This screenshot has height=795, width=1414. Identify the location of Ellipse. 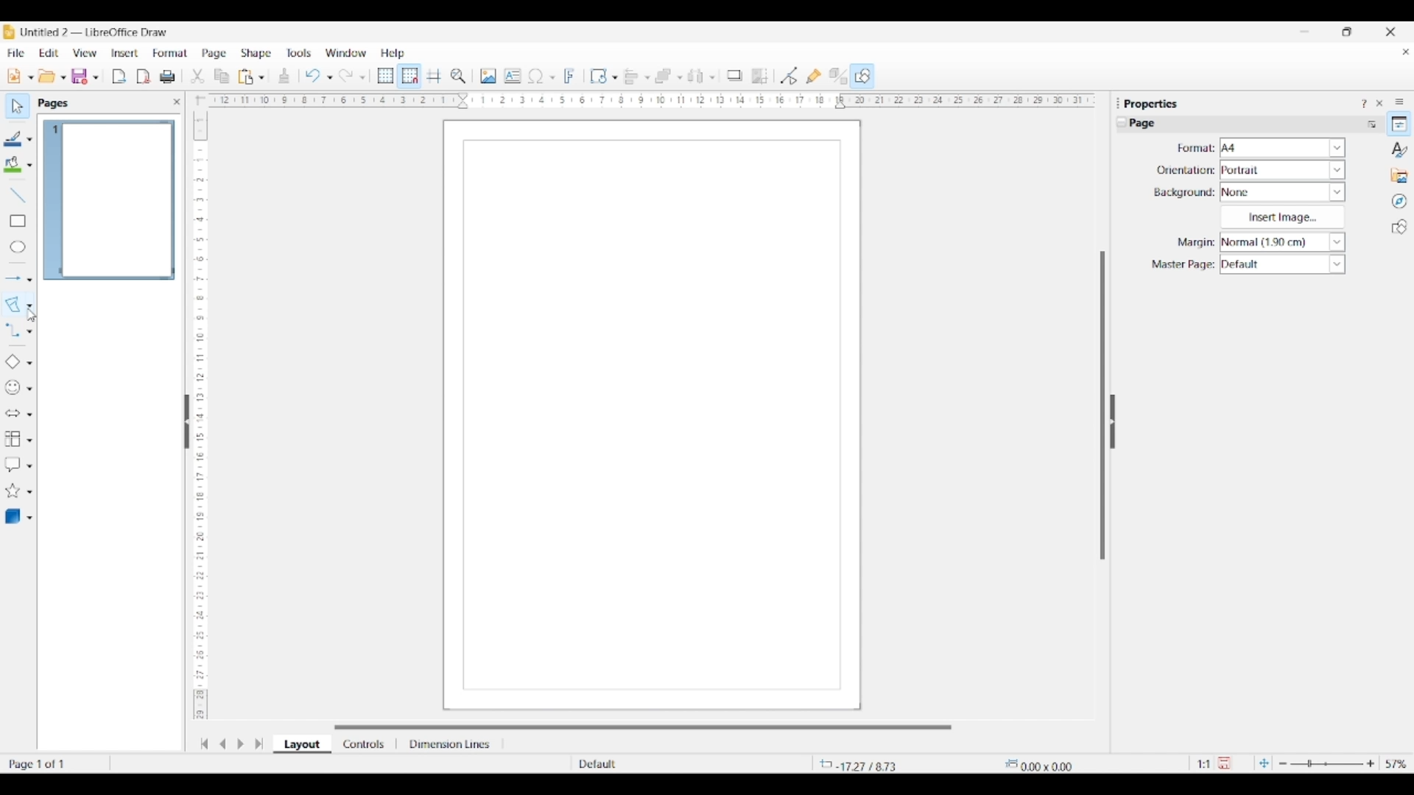
(18, 247).